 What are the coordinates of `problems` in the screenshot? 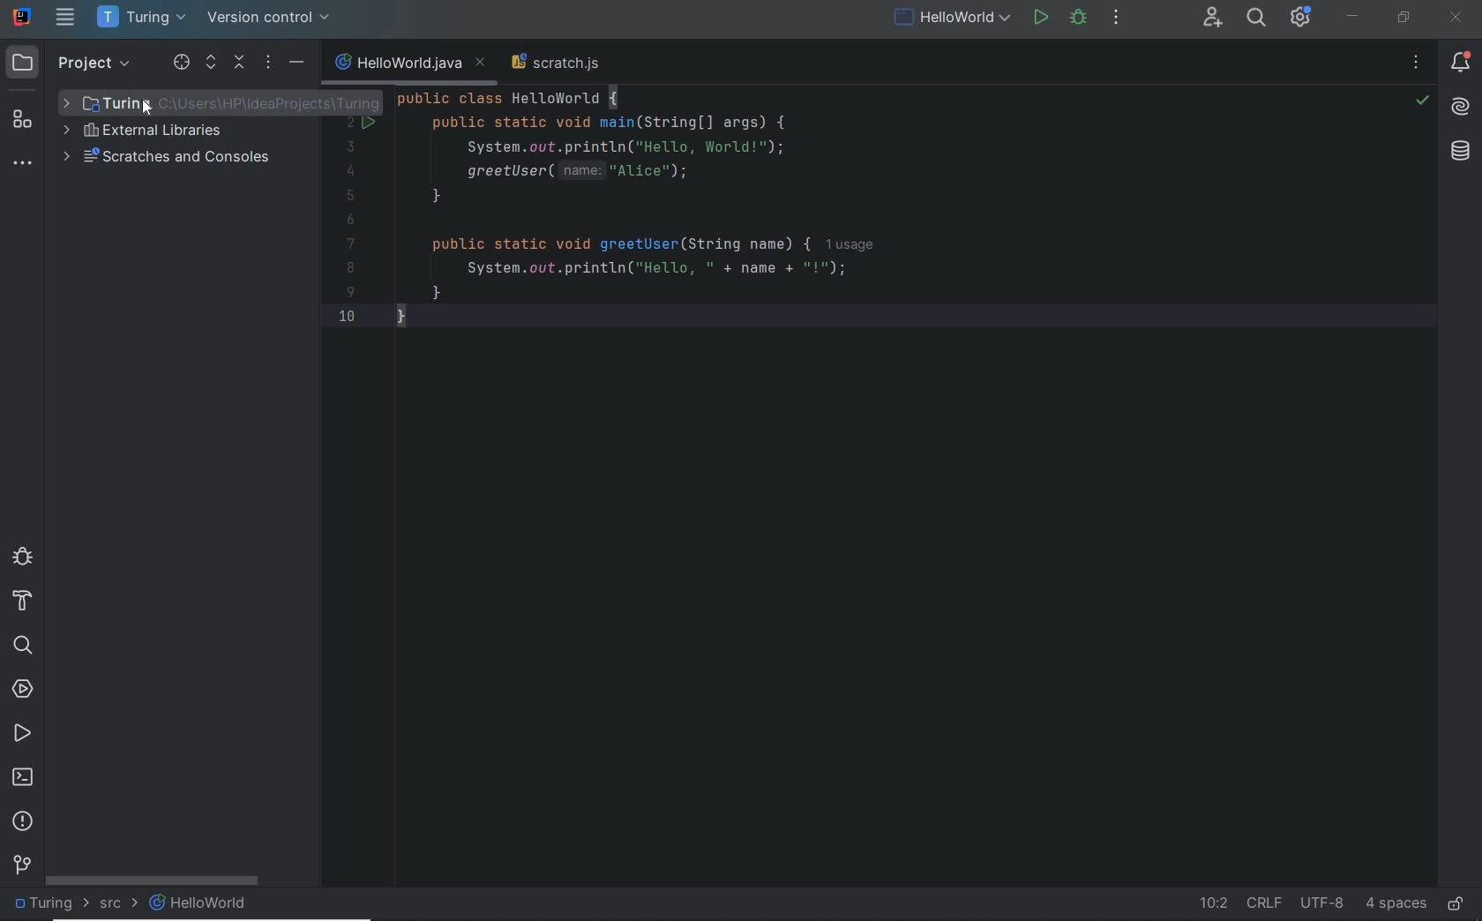 It's located at (23, 822).